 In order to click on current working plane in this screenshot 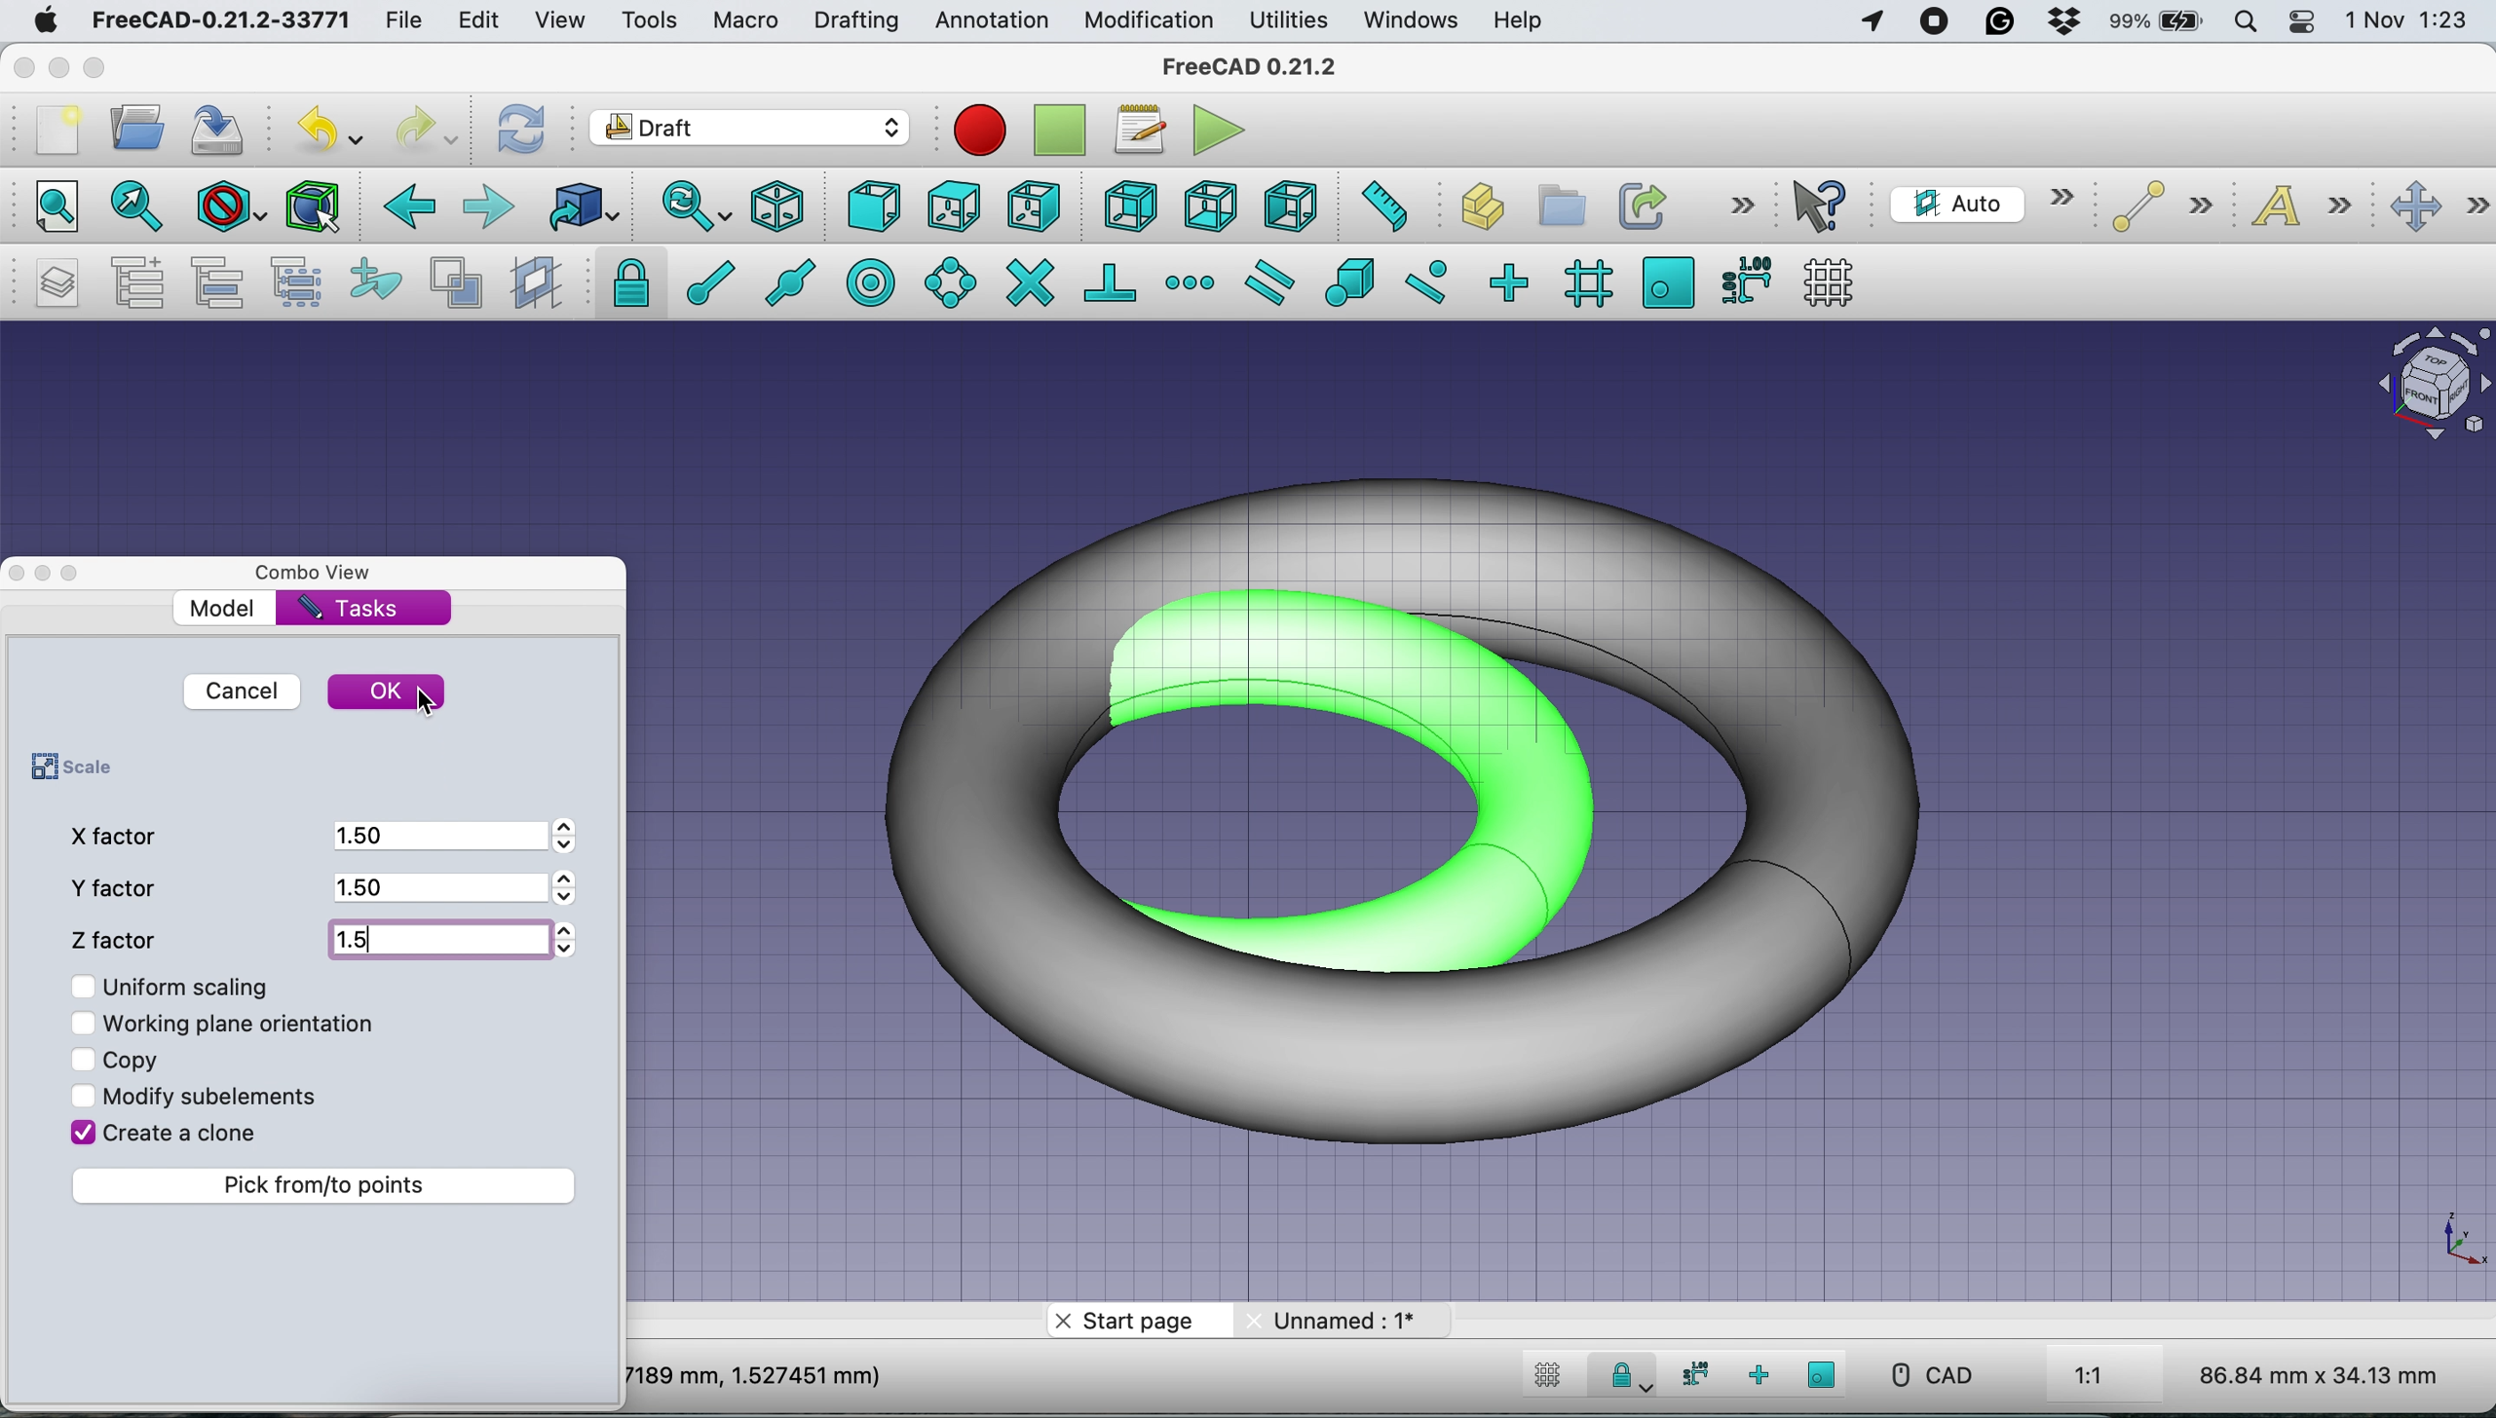, I will do `click(1981, 203)`.